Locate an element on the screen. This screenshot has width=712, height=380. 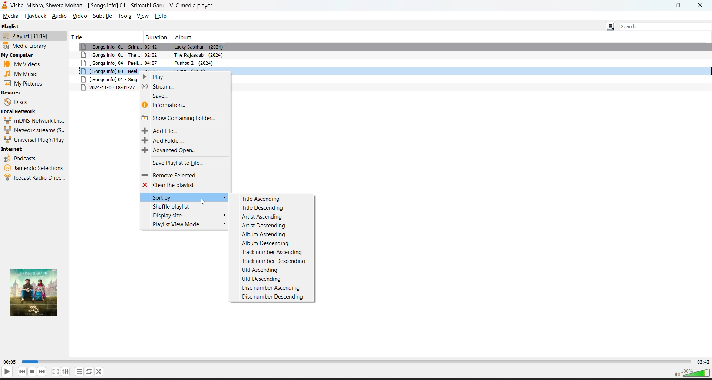
vlc logo is located at coordinates (4, 5).